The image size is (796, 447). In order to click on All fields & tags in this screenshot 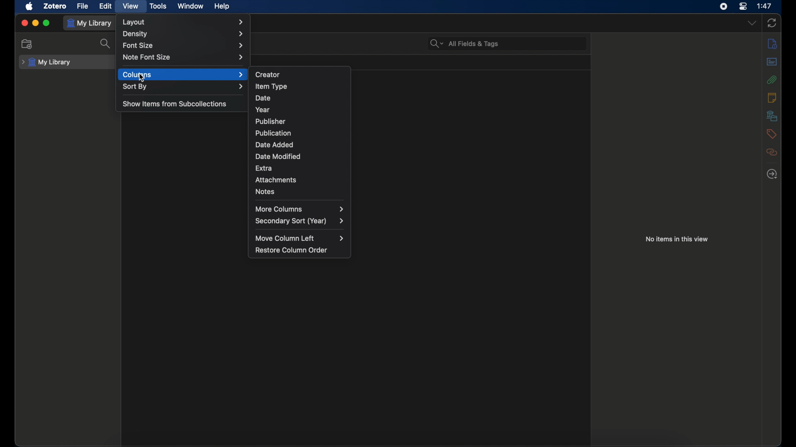, I will do `click(464, 44)`.